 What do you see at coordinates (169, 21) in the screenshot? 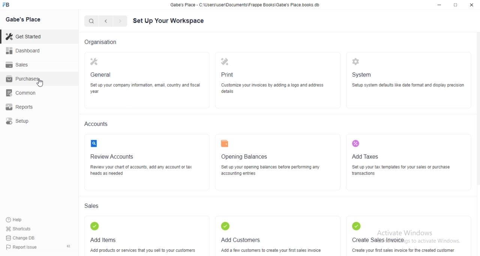
I see `Set Up Your Workspace` at bounding box center [169, 21].